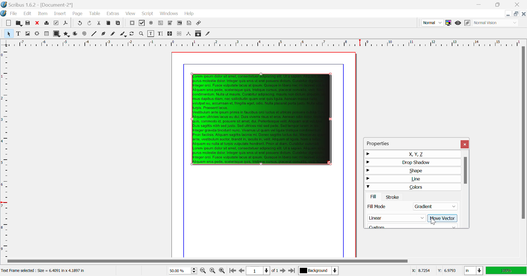 The height and width of the screenshot is (276, 527). Describe the element at coordinates (283, 270) in the screenshot. I see `Next Page` at that location.